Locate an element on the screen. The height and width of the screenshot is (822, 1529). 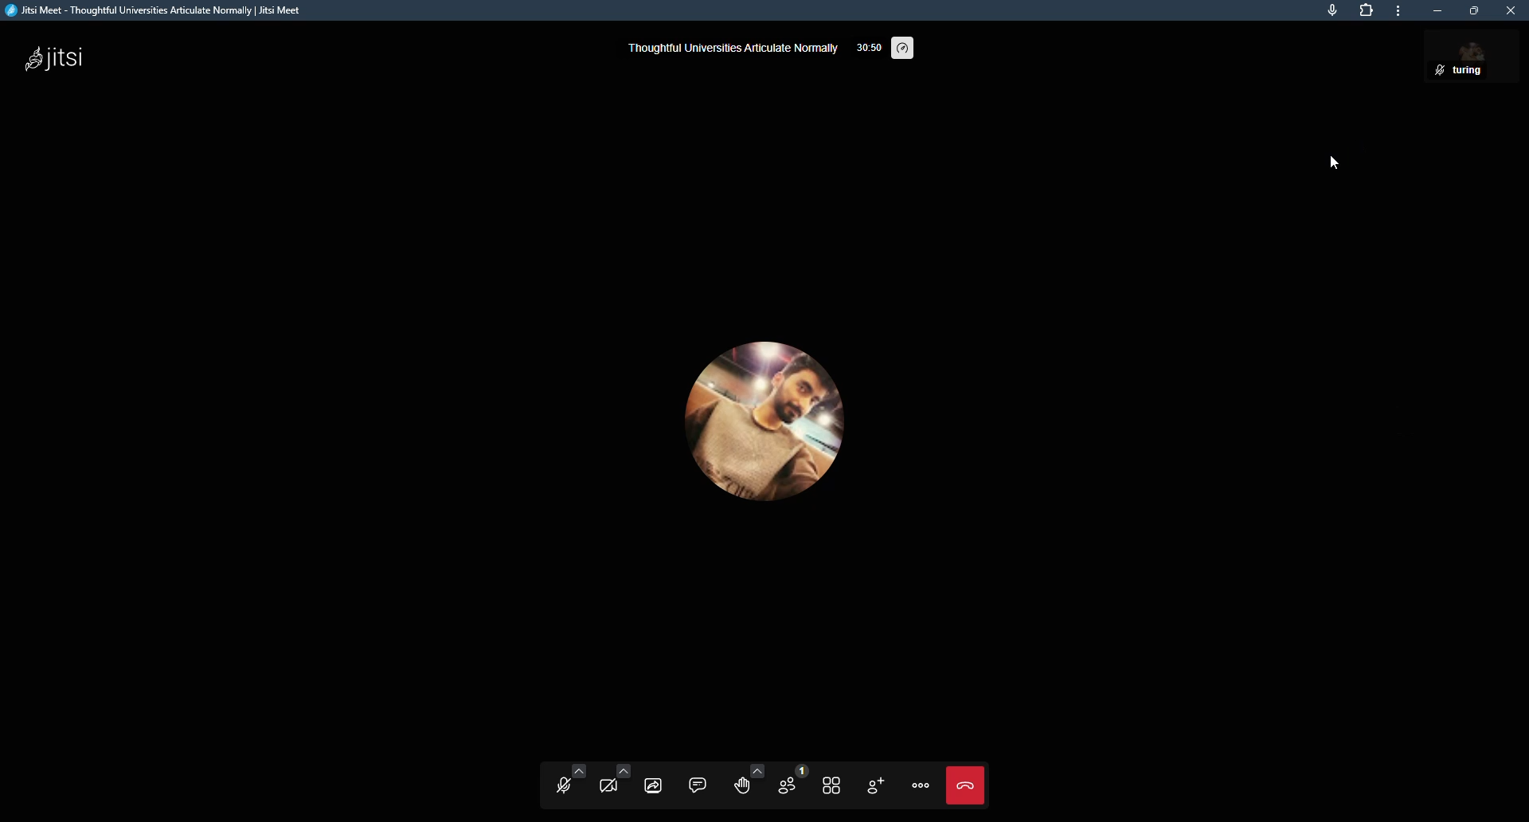
unmute mic is located at coordinates (561, 784).